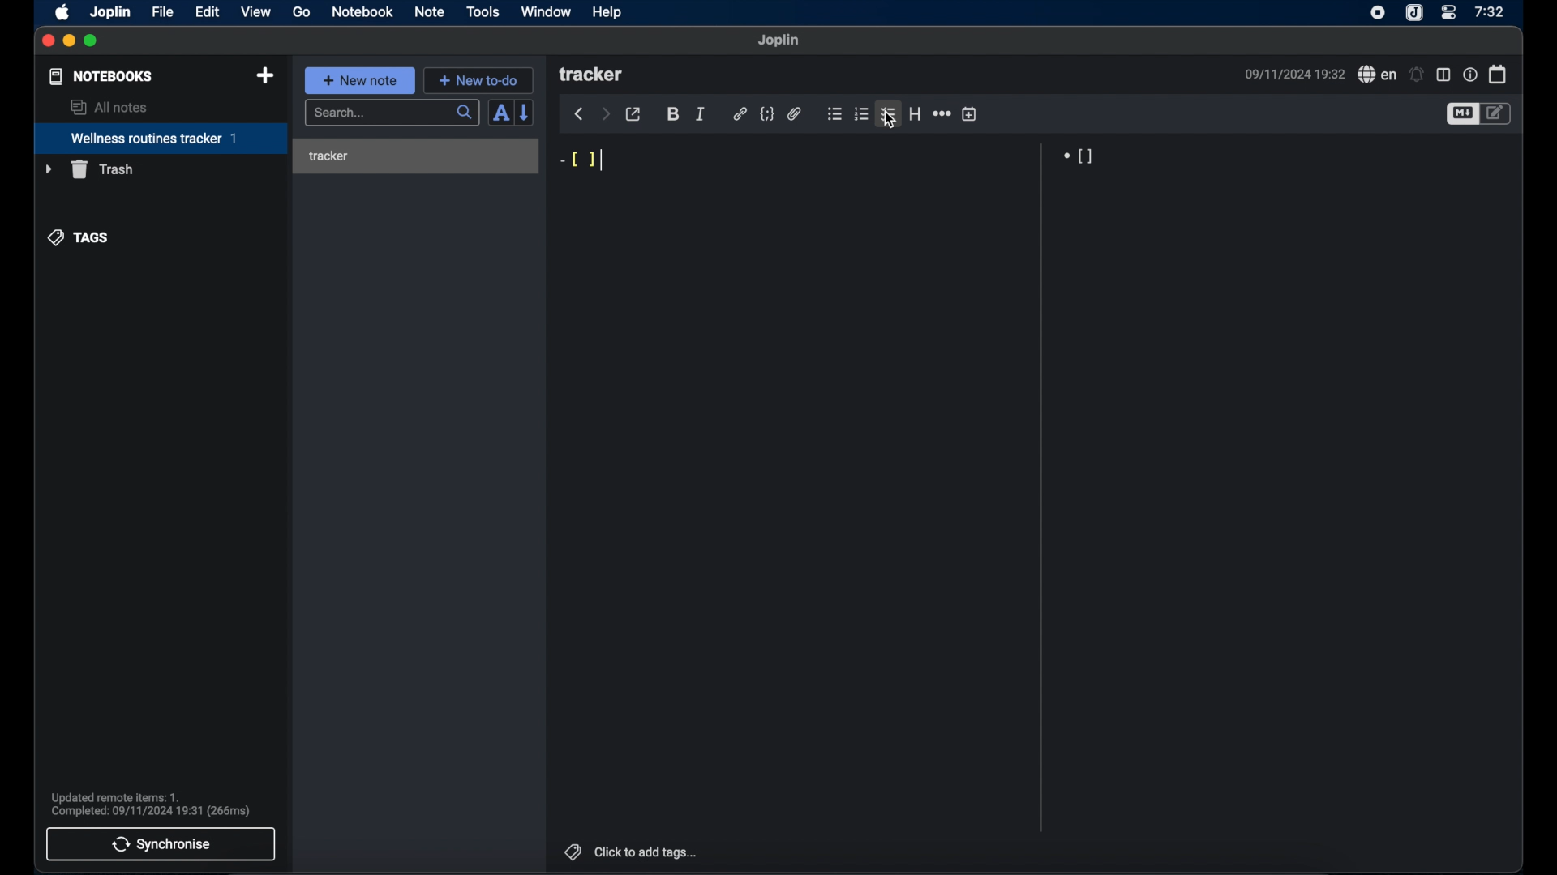 This screenshot has width=1557, height=875. I want to click on [], so click(1080, 156).